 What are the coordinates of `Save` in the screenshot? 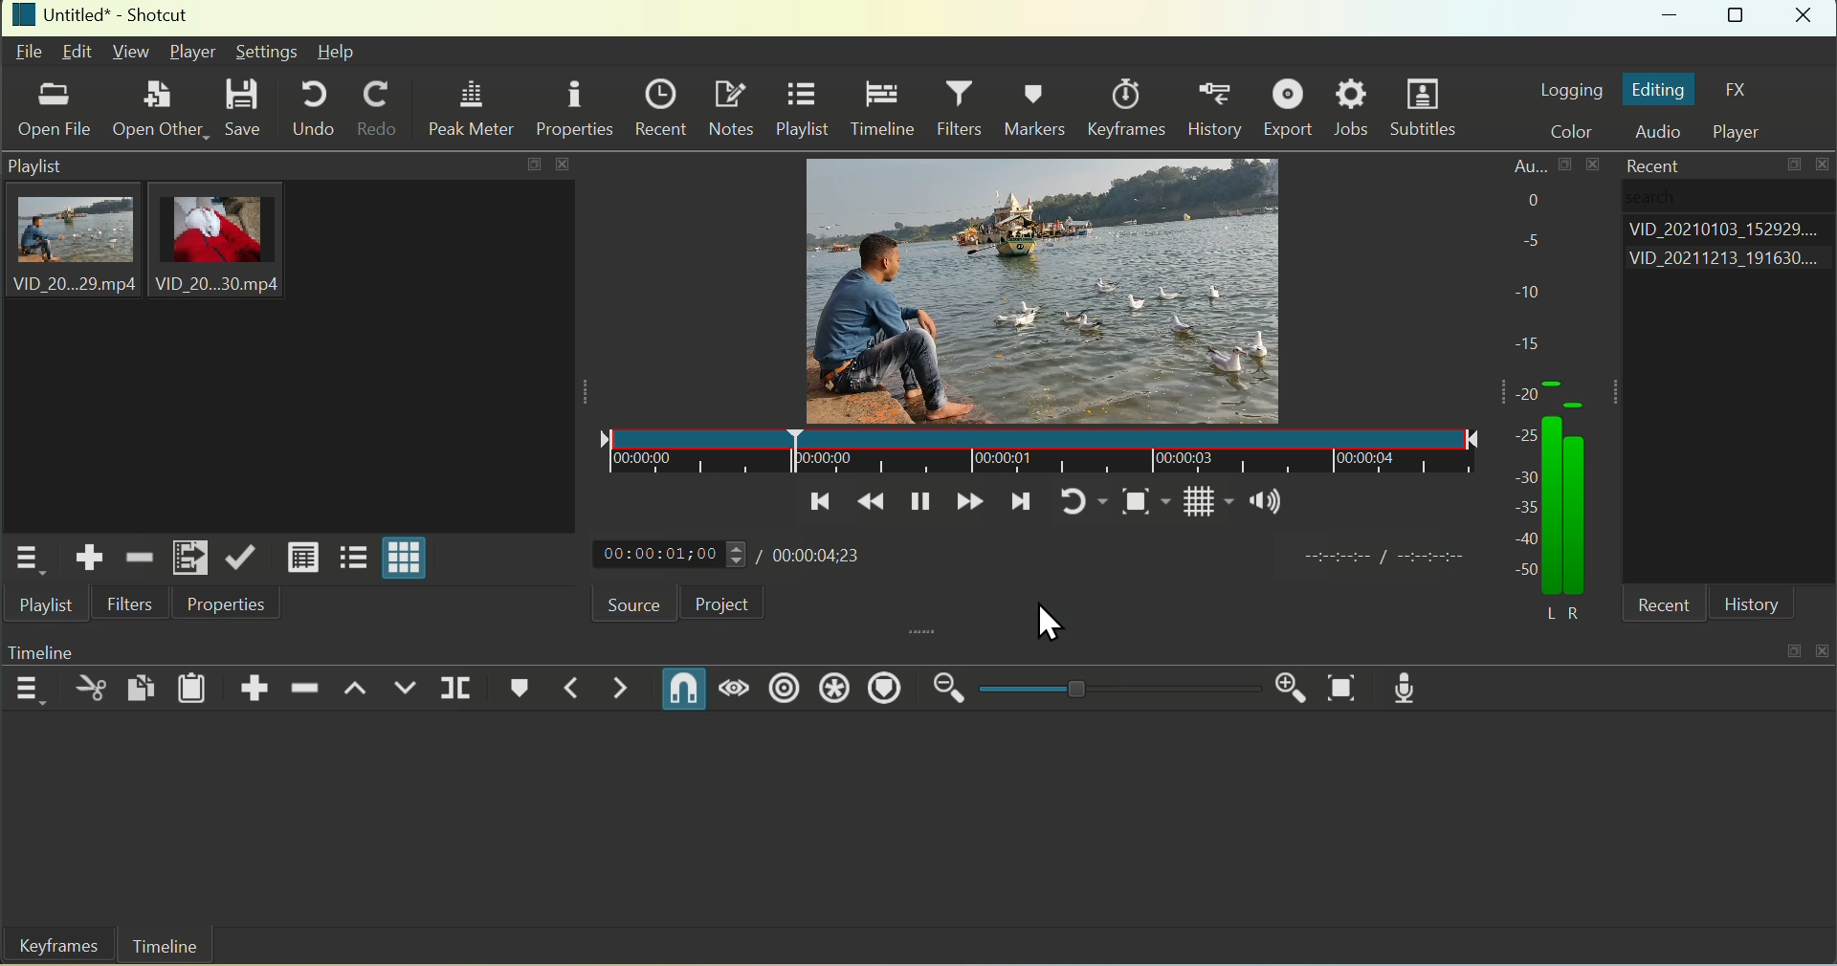 It's located at (245, 108).